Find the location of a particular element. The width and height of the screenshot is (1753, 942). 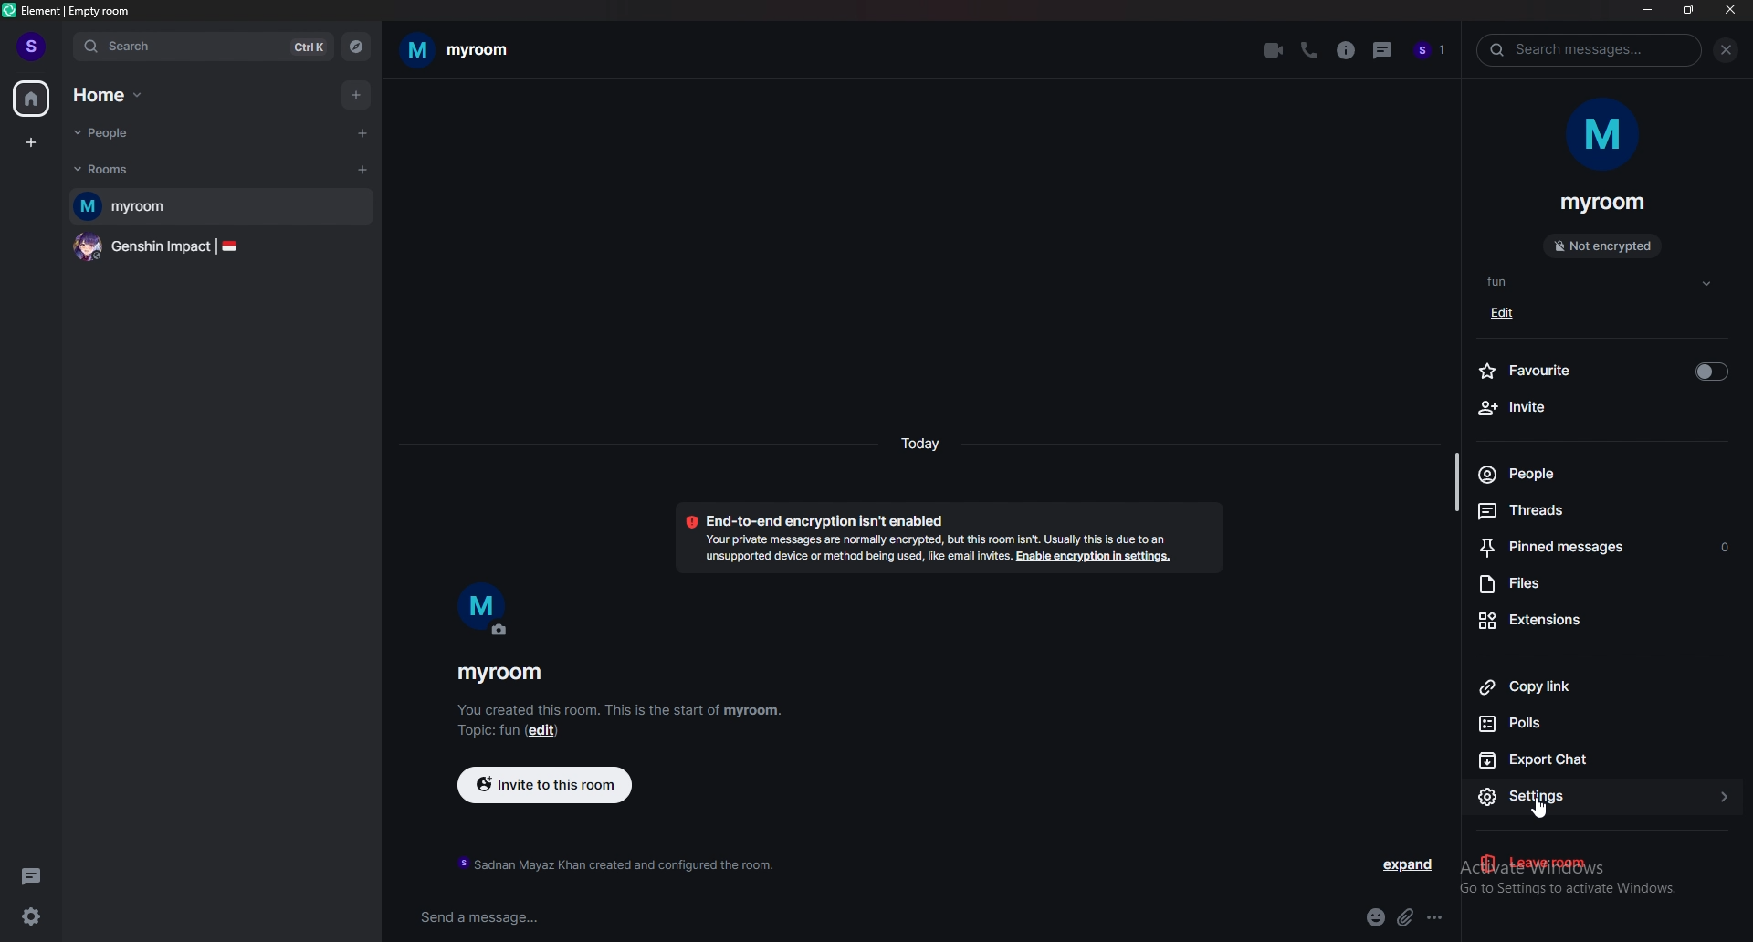

export chat is located at coordinates (1600, 760).